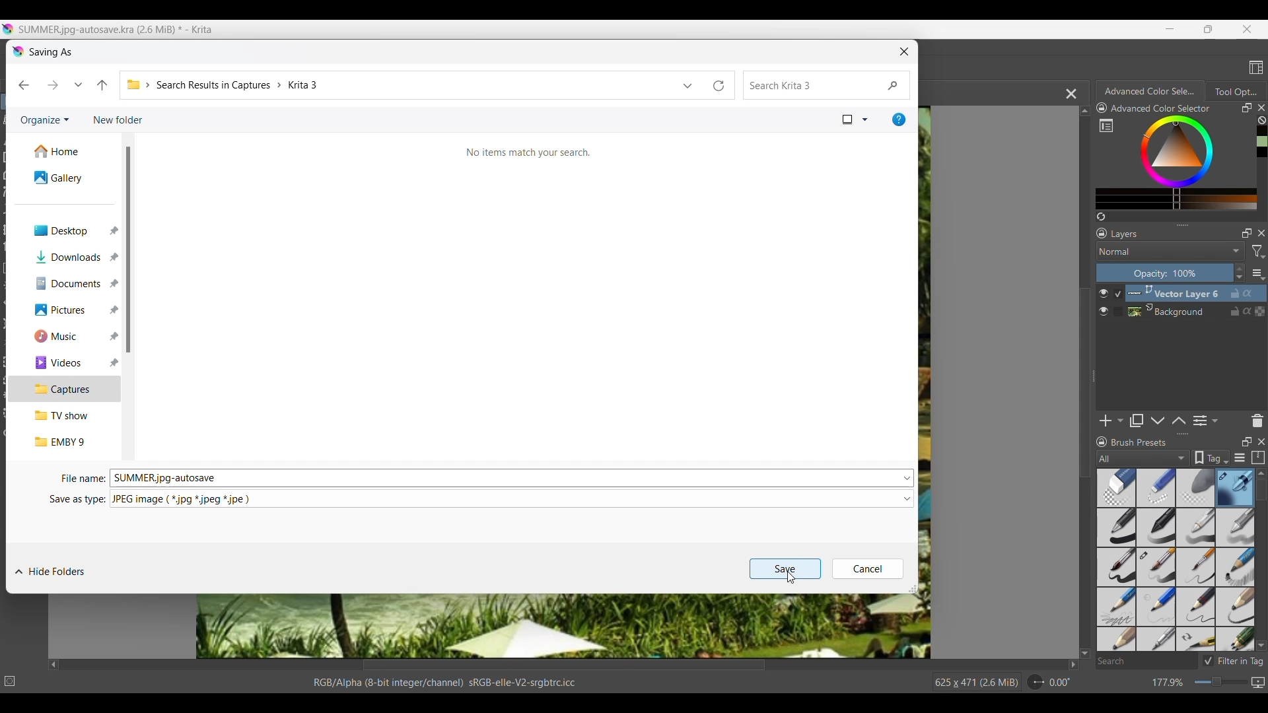  I want to click on Color range for selection, so click(1184, 162).